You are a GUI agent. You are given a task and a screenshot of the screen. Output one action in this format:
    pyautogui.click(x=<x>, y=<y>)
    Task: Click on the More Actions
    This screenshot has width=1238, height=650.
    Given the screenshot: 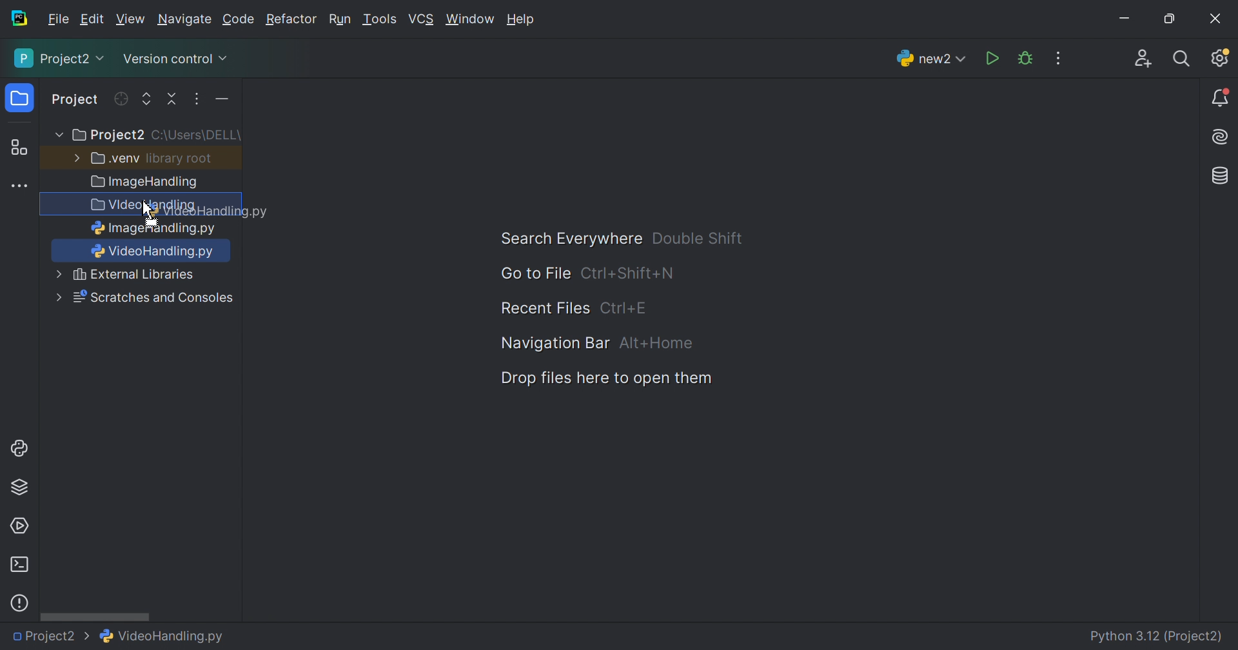 What is the action you would take?
    pyautogui.click(x=1058, y=58)
    